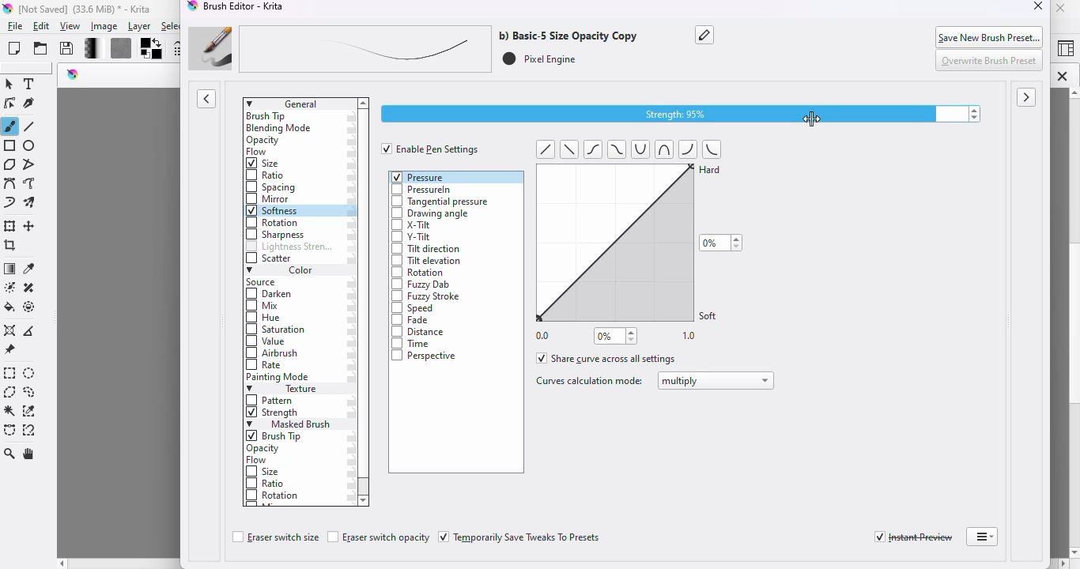 This screenshot has width=1080, height=569. Describe the element at coordinates (31, 84) in the screenshot. I see `text tool` at that location.